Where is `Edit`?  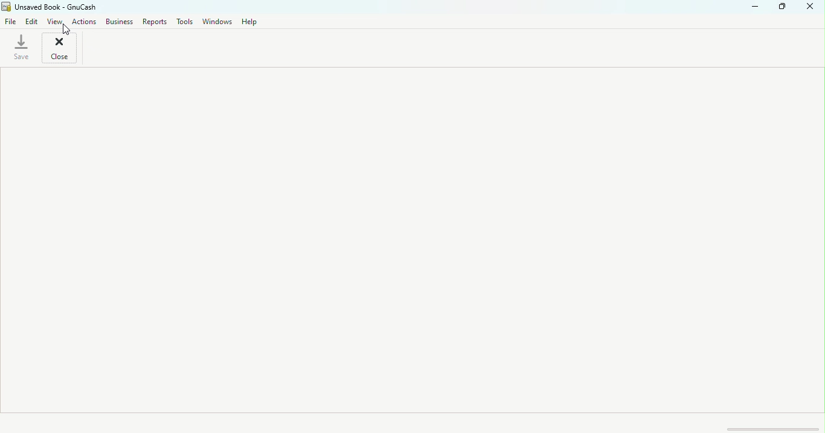
Edit is located at coordinates (31, 22).